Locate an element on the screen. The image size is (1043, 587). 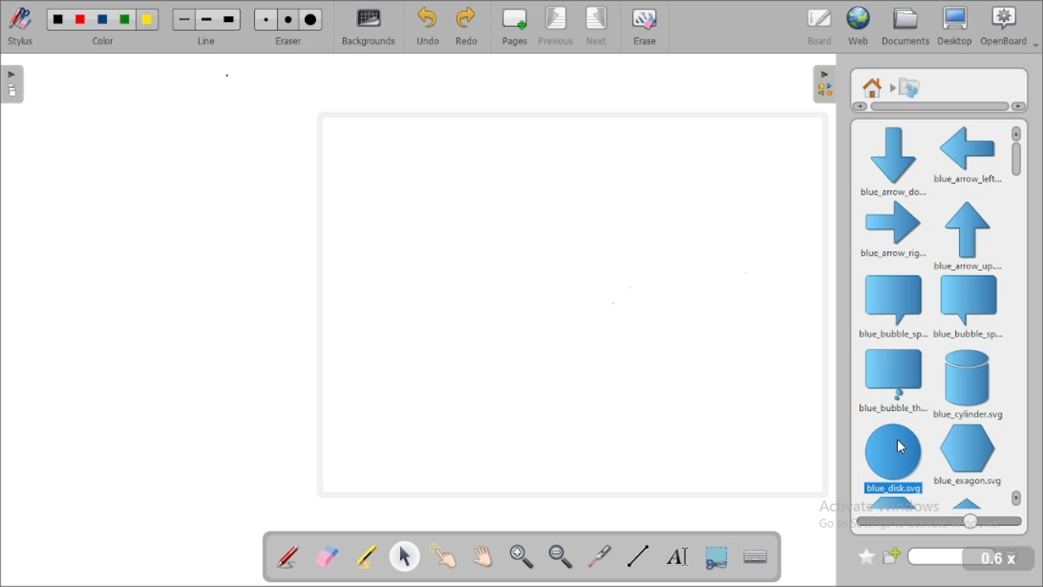
write text is located at coordinates (676, 555).